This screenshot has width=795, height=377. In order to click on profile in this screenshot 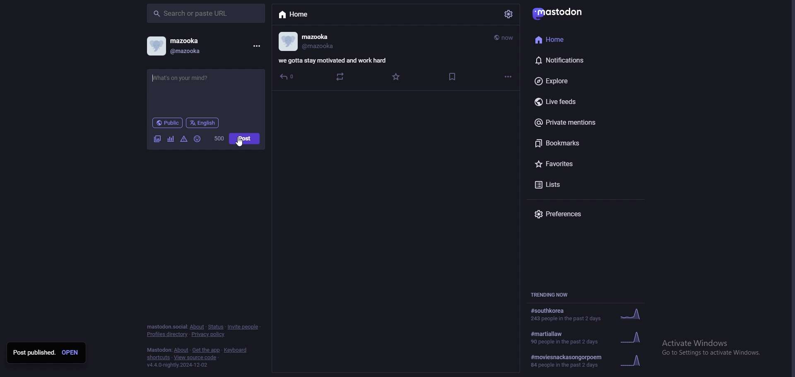, I will do `click(289, 41)`.